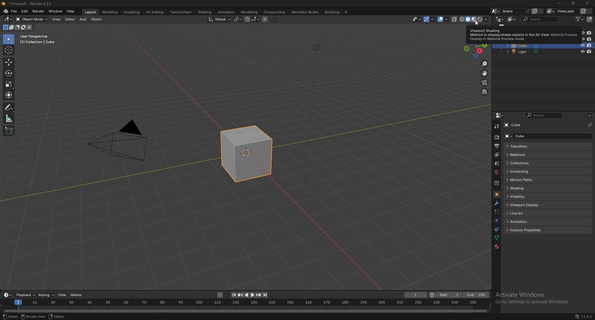  Describe the element at coordinates (534, 11) in the screenshot. I see `add scene` at that location.